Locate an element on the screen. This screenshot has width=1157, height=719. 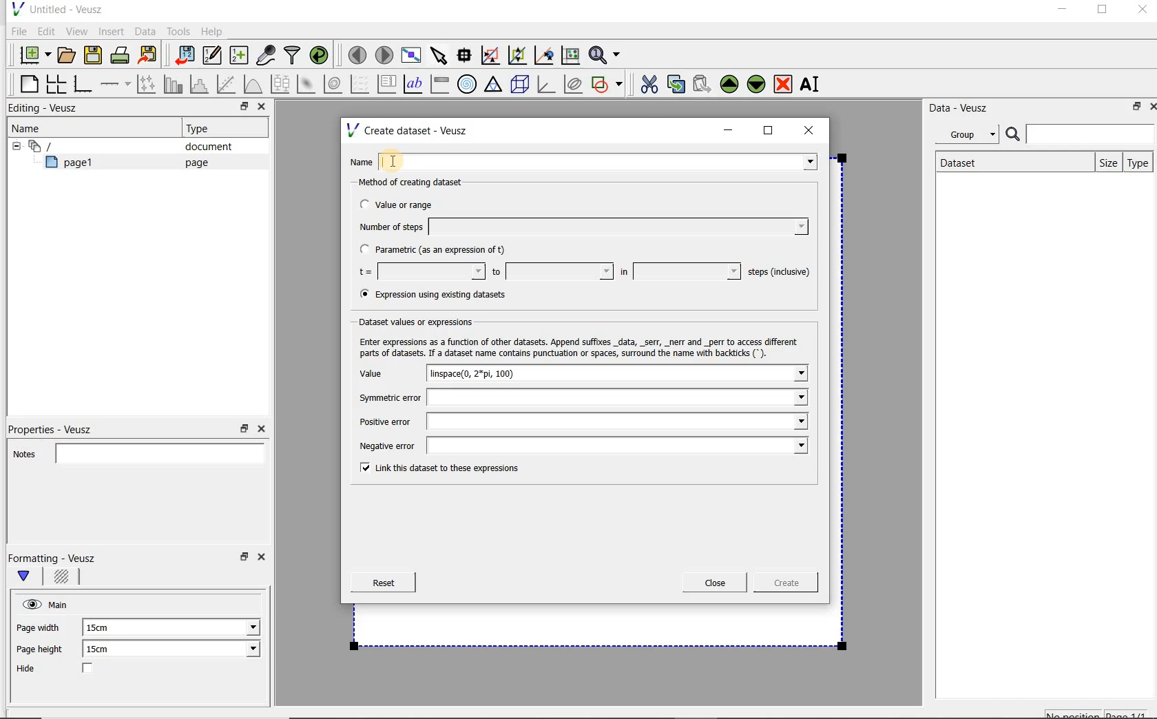
Insert is located at coordinates (113, 31).